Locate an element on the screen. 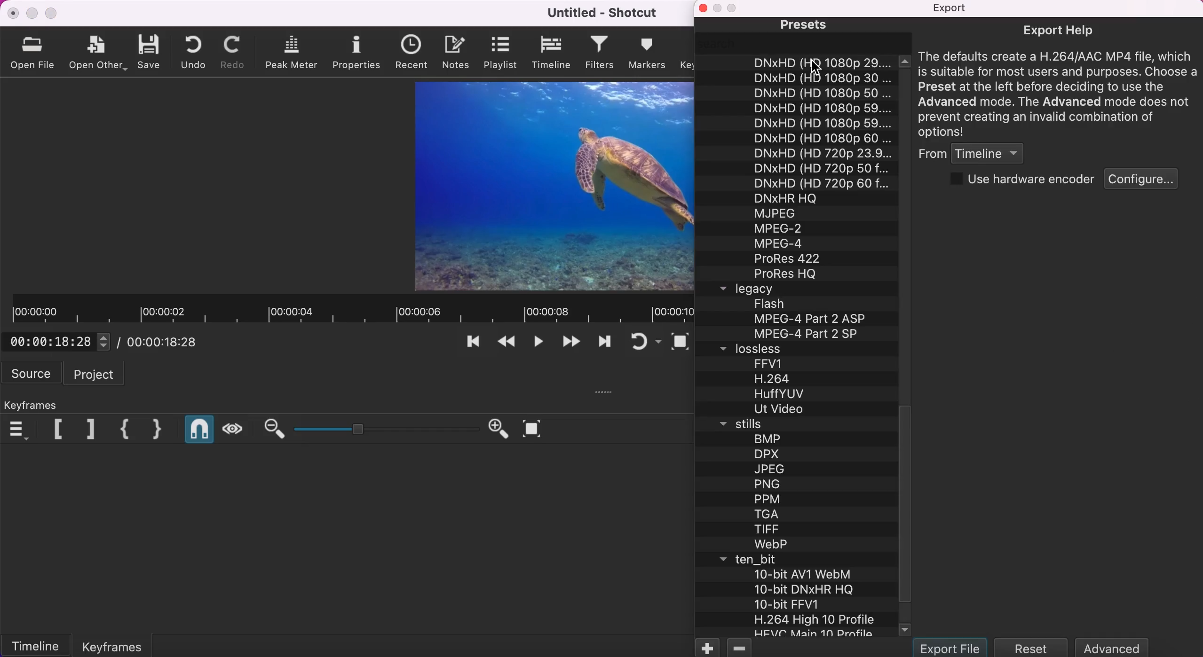 The width and height of the screenshot is (1203, 657). previous marker is located at coordinates (52, 429).